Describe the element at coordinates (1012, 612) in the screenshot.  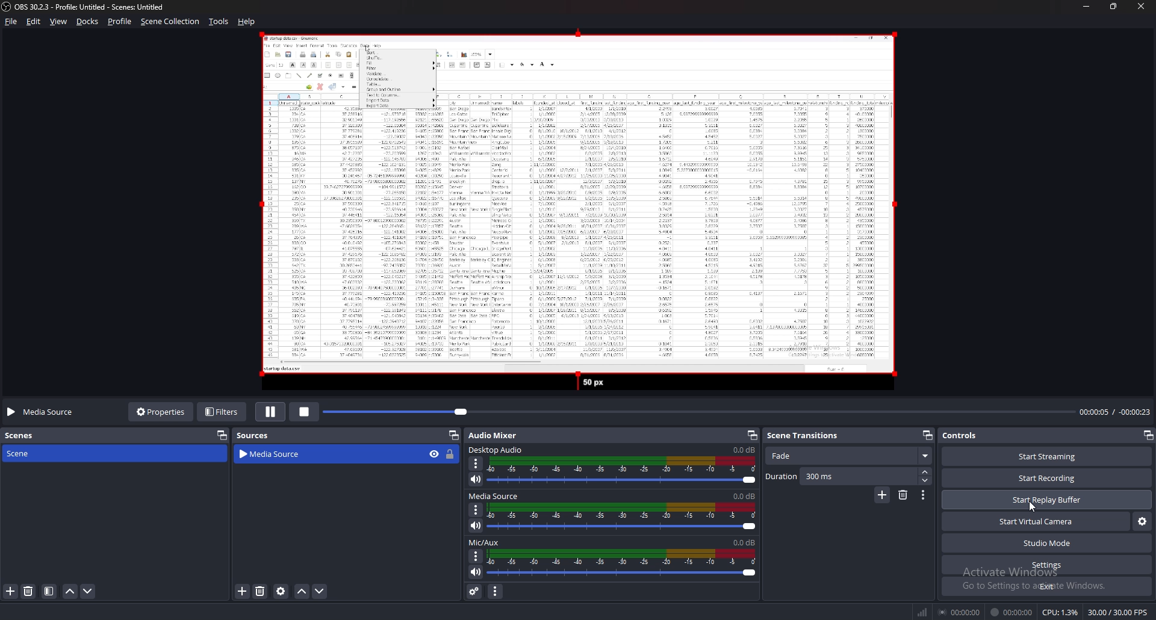
I see `00:00:00` at that location.